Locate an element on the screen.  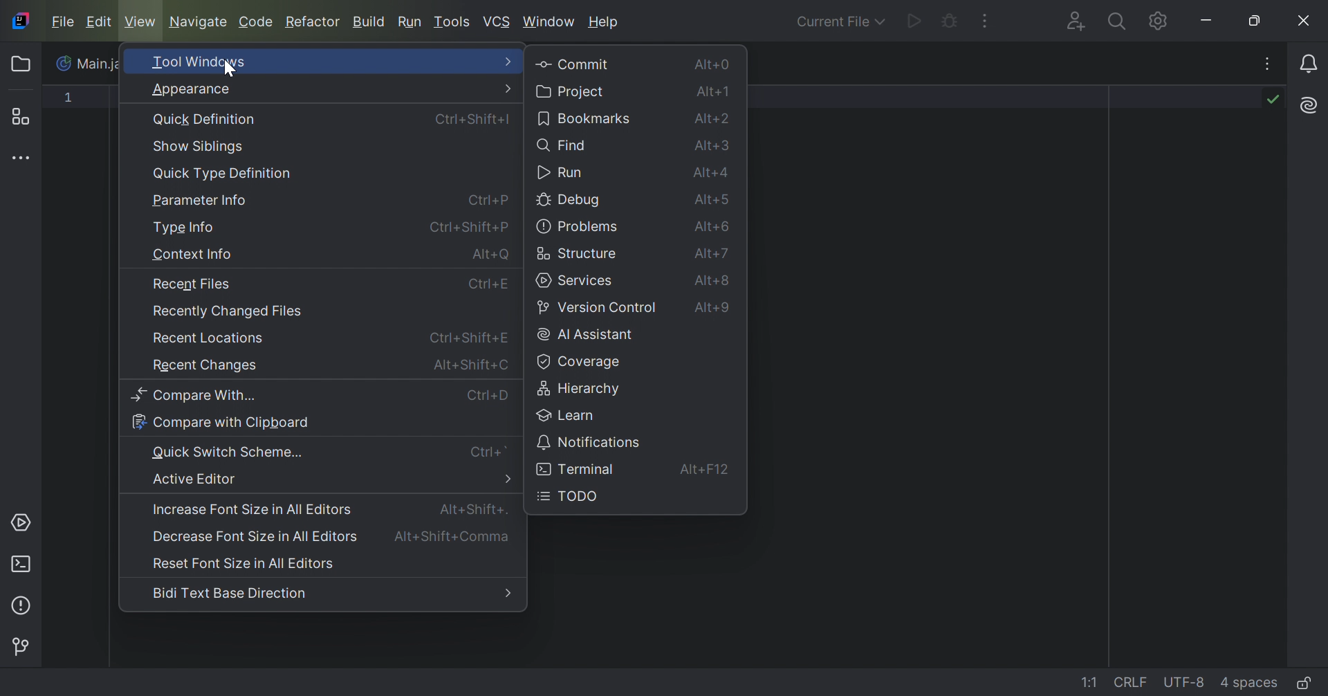
Version Control is located at coordinates (596, 309).